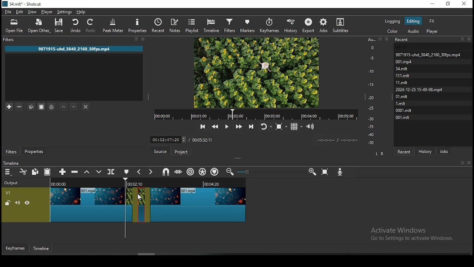  Describe the element at coordinates (309, 25) in the screenshot. I see `export` at that location.